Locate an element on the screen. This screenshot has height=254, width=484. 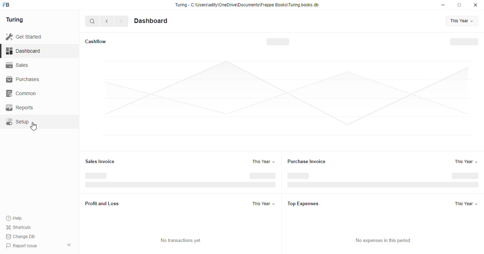
No transactions yet is located at coordinates (182, 241).